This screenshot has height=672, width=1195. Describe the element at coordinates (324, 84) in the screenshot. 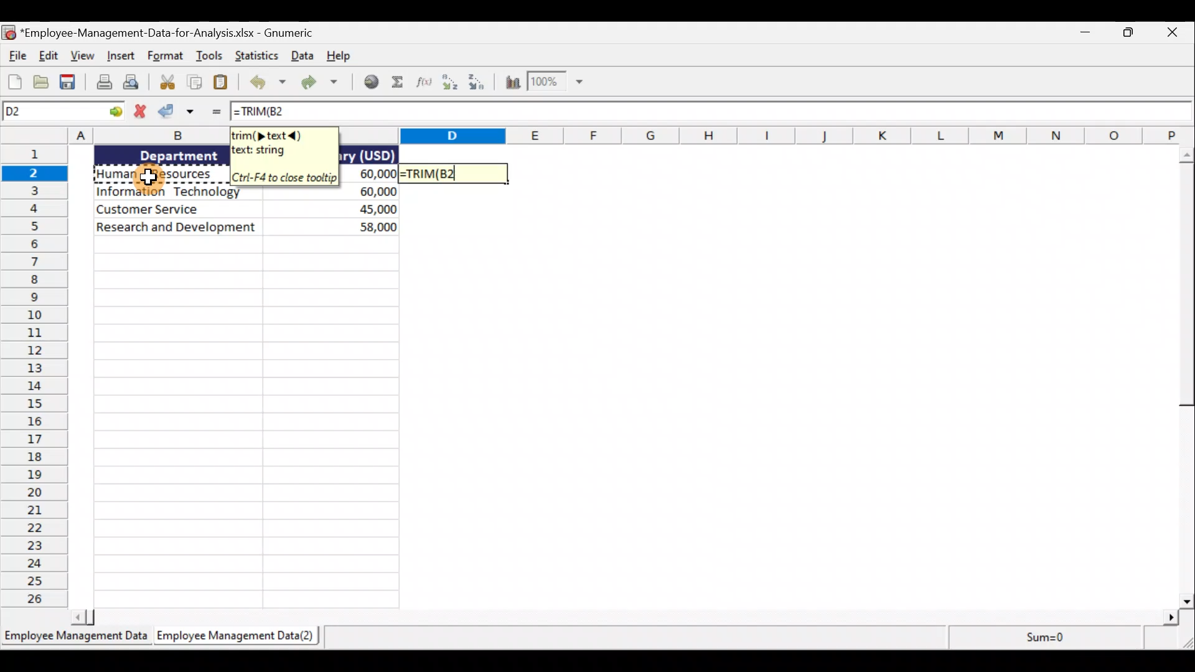

I see `Redo the undone action` at that location.